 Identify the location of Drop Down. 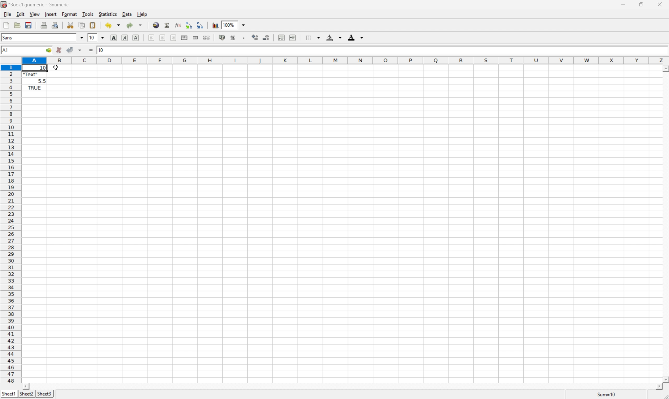
(80, 37).